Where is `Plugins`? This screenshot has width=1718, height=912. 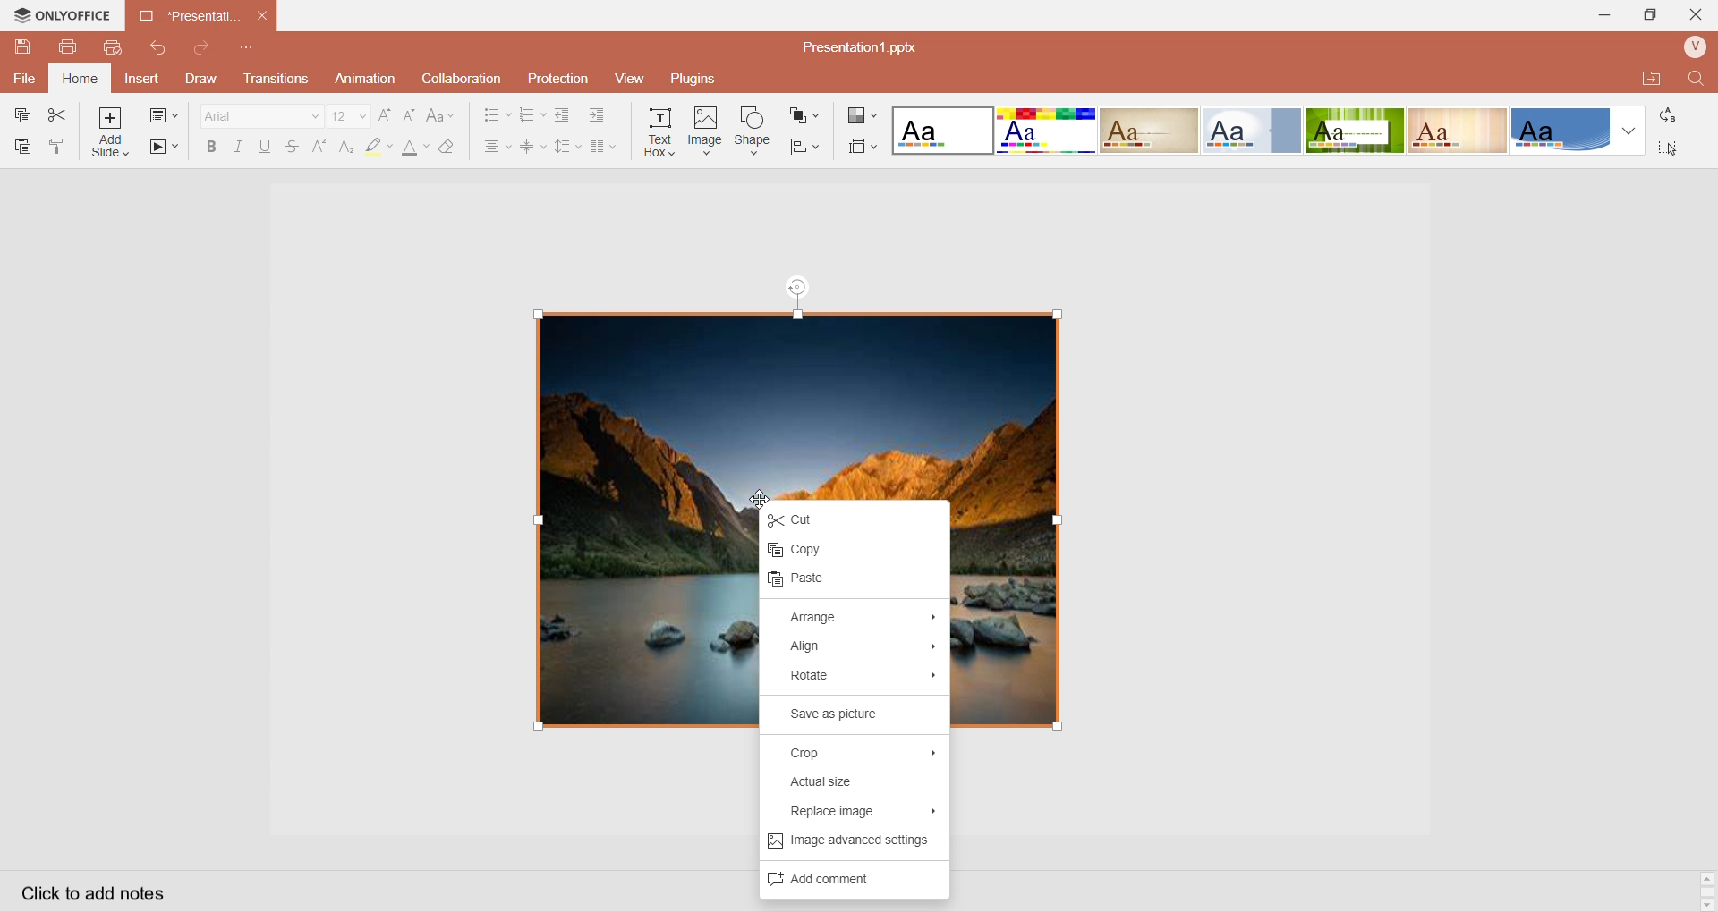
Plugins is located at coordinates (696, 79).